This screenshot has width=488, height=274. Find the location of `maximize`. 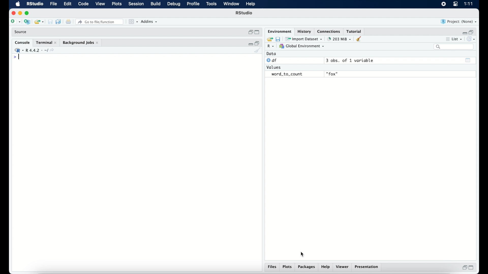

maximize is located at coordinates (28, 13).